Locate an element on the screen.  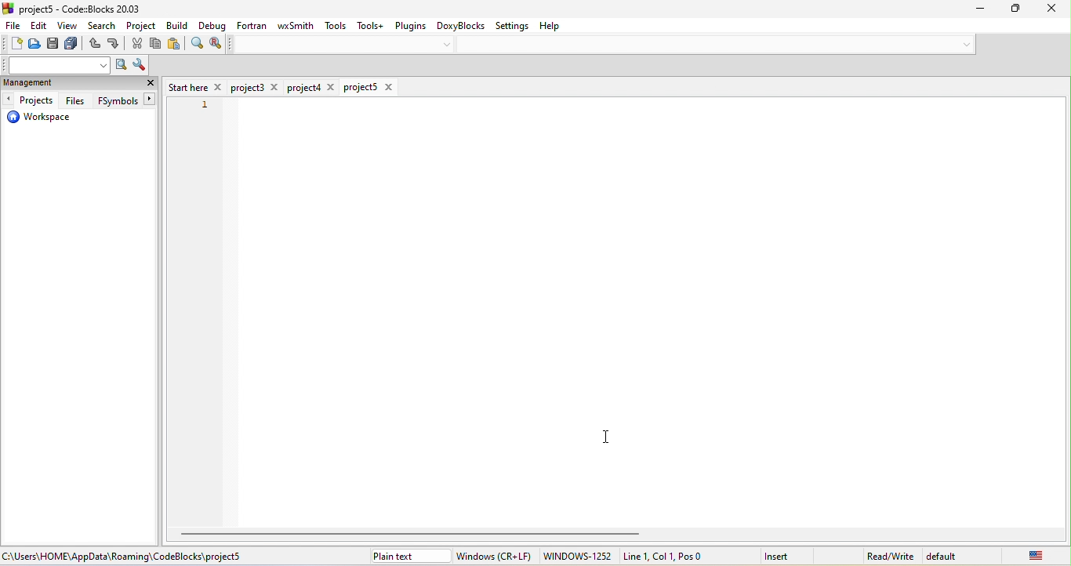
plain text is located at coordinates (408, 556).